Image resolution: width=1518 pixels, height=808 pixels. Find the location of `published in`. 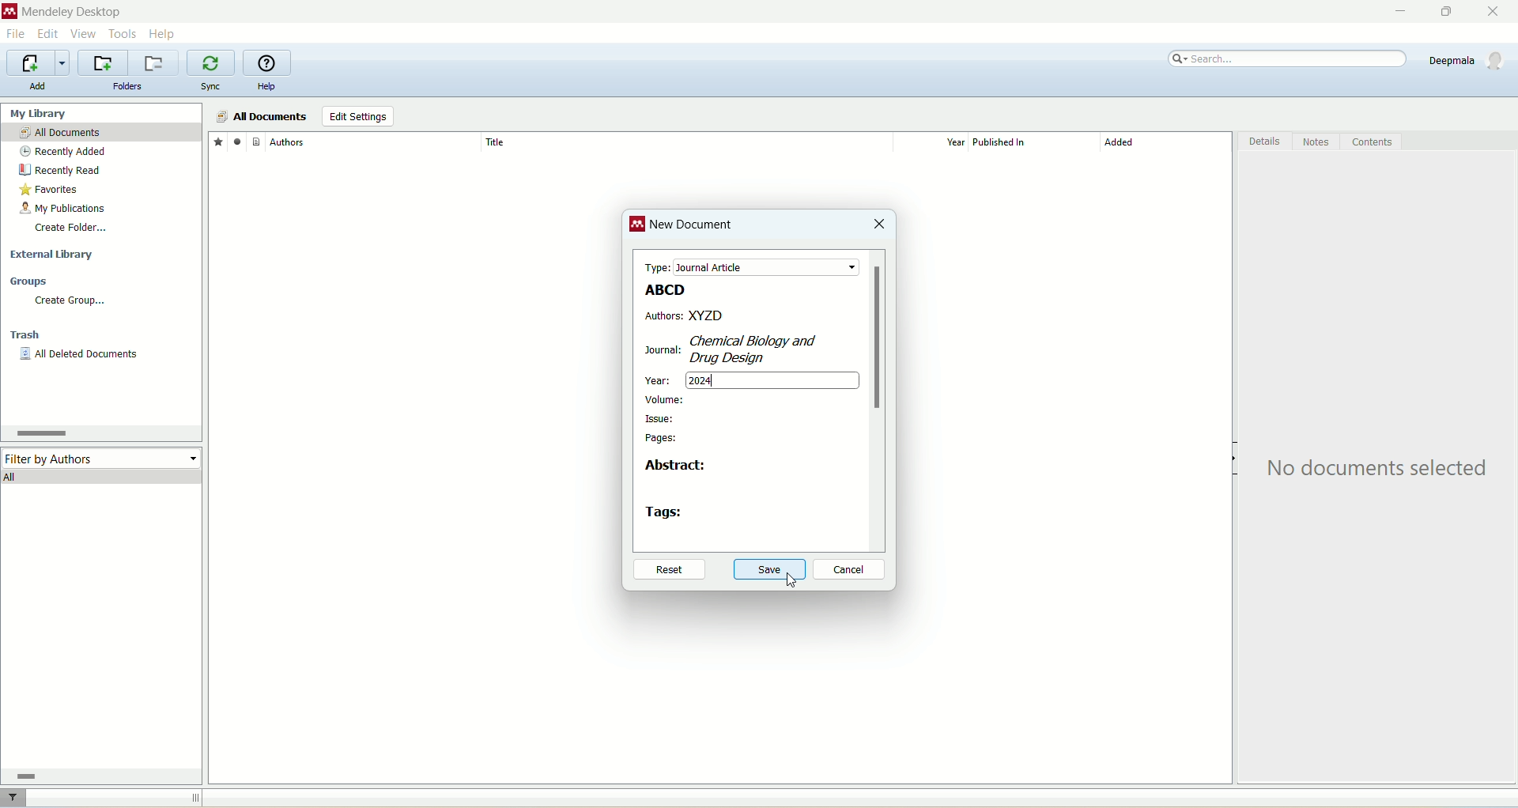

published in is located at coordinates (1028, 142).